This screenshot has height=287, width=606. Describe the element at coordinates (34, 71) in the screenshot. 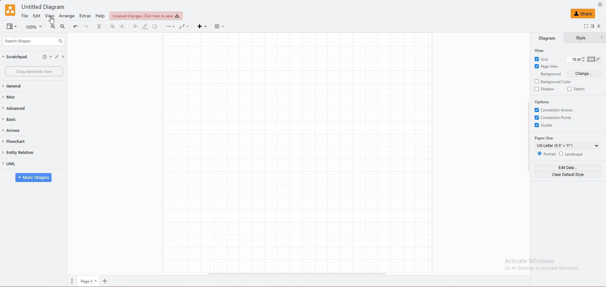

I see `drag elements here` at that location.